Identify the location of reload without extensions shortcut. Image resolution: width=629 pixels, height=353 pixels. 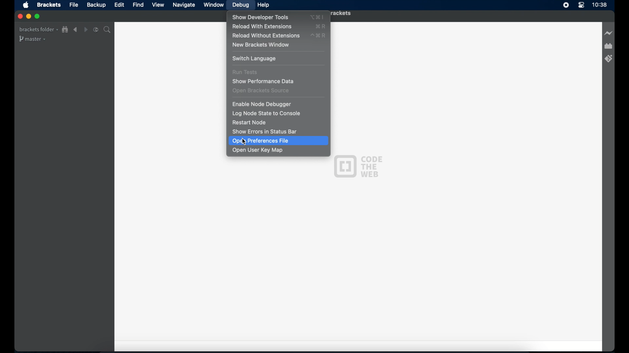
(319, 35).